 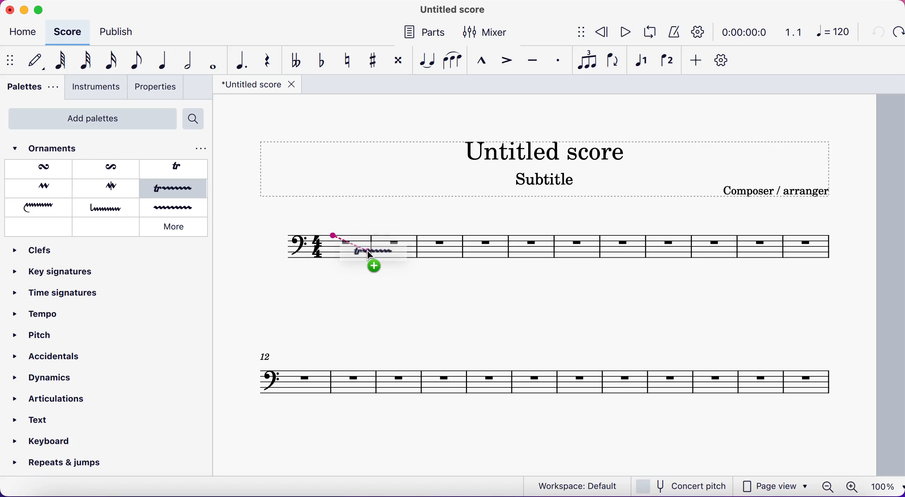 What do you see at coordinates (10, 61) in the screenshot?
I see `show/hide` at bounding box center [10, 61].